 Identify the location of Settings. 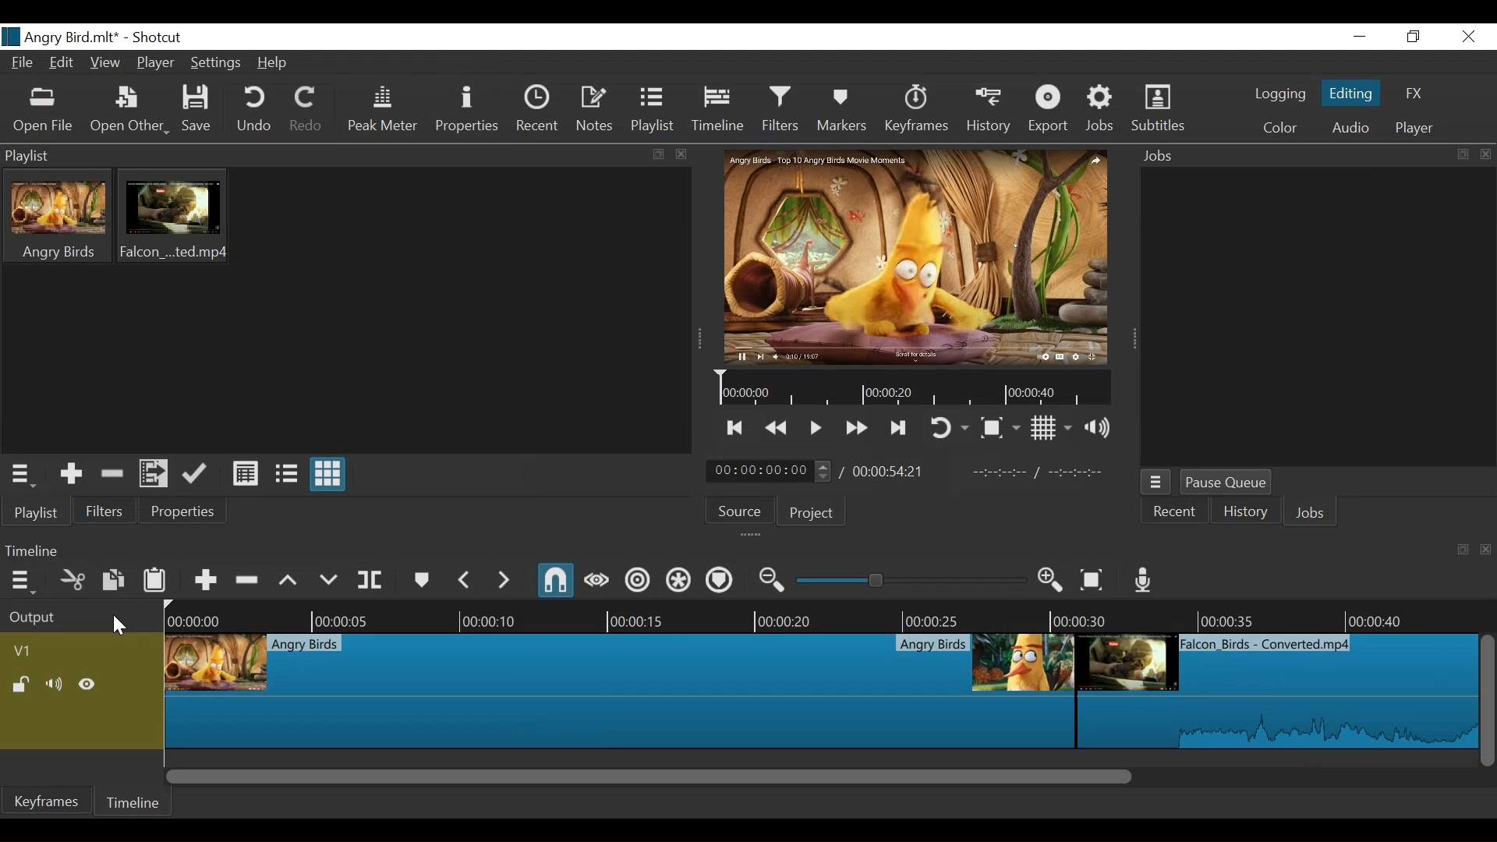
(216, 64).